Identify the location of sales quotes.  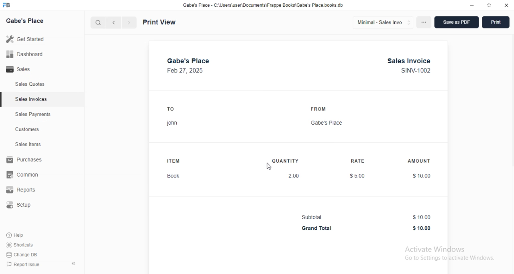
(30, 84).